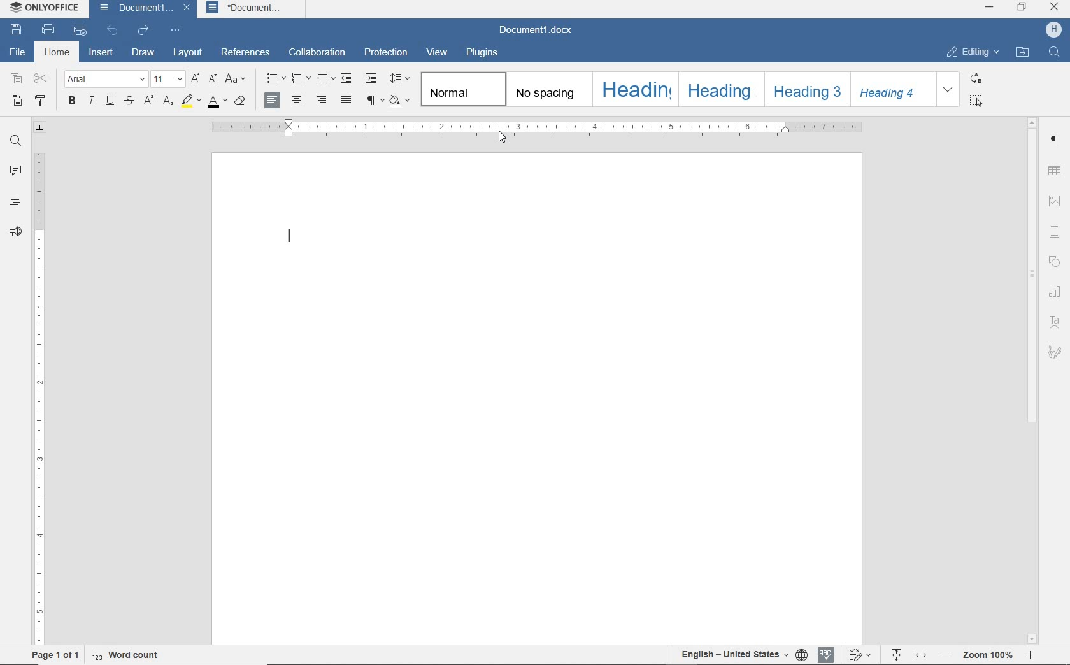 This screenshot has width=1070, height=665. Describe the element at coordinates (169, 101) in the screenshot. I see `SUBSCRIPT` at that location.